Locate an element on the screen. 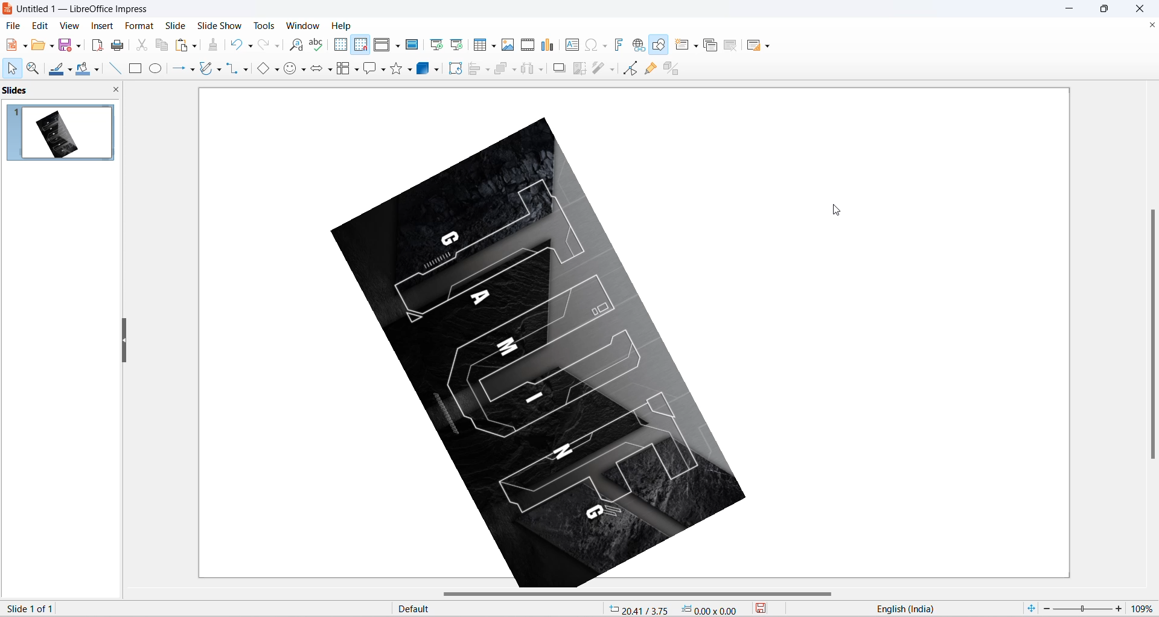 Image resolution: width=1159 pixels, height=617 pixels. special character icons is located at coordinates (604, 45).